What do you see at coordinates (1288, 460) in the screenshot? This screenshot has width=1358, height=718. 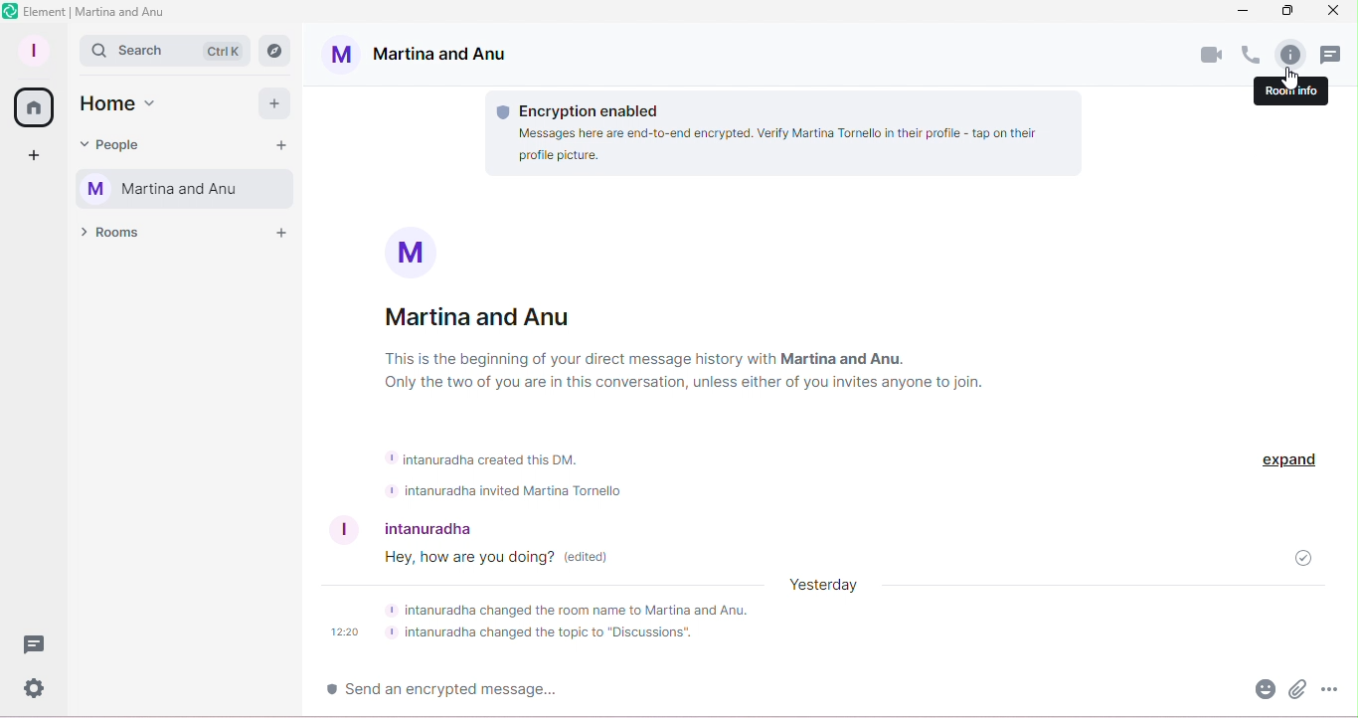 I see `Expand` at bounding box center [1288, 460].